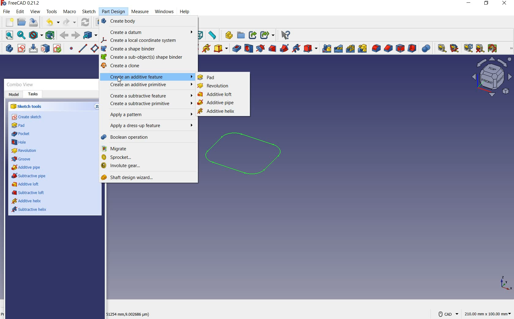  Describe the element at coordinates (76, 35) in the screenshot. I see `back` at that location.